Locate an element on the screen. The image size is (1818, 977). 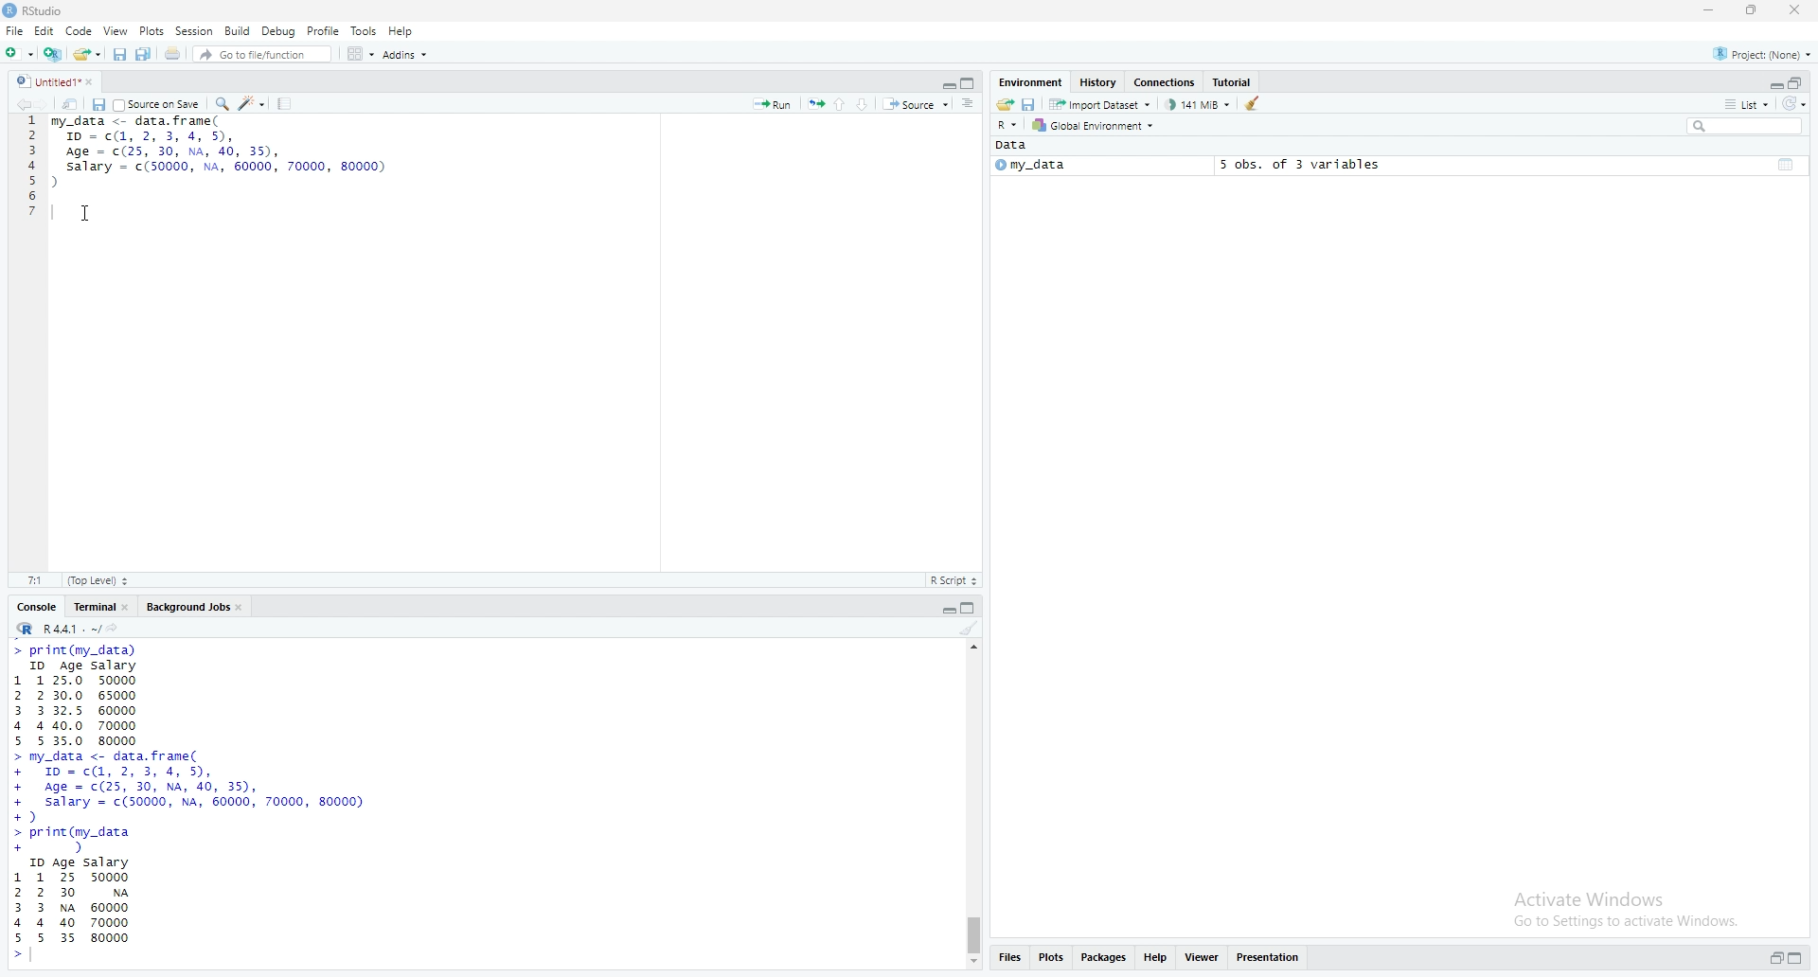
data frame code is located at coordinates (221, 154).